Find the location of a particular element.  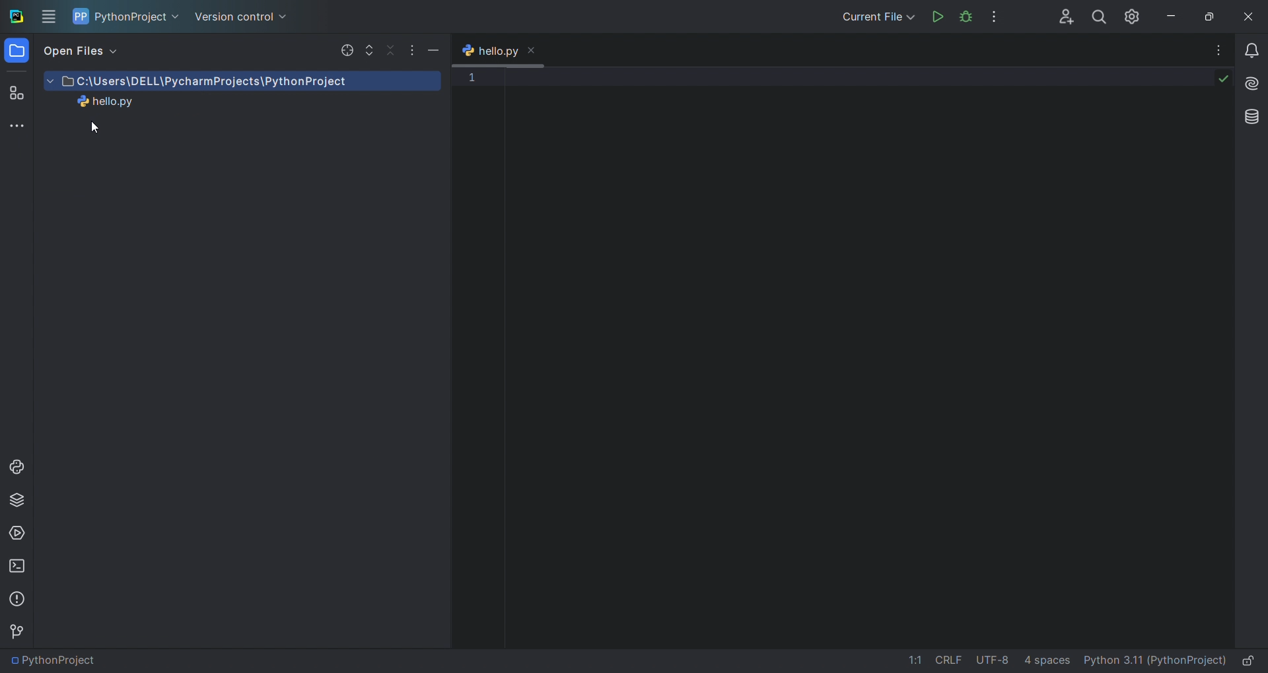

code check is located at coordinates (1222, 81).